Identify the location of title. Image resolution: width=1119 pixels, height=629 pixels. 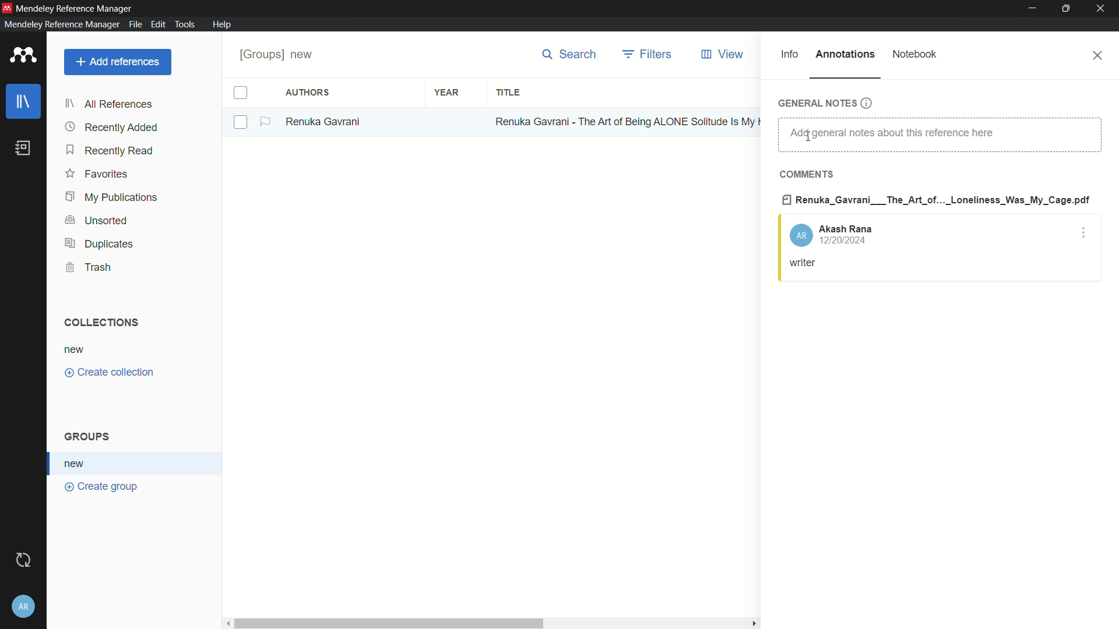
(509, 93).